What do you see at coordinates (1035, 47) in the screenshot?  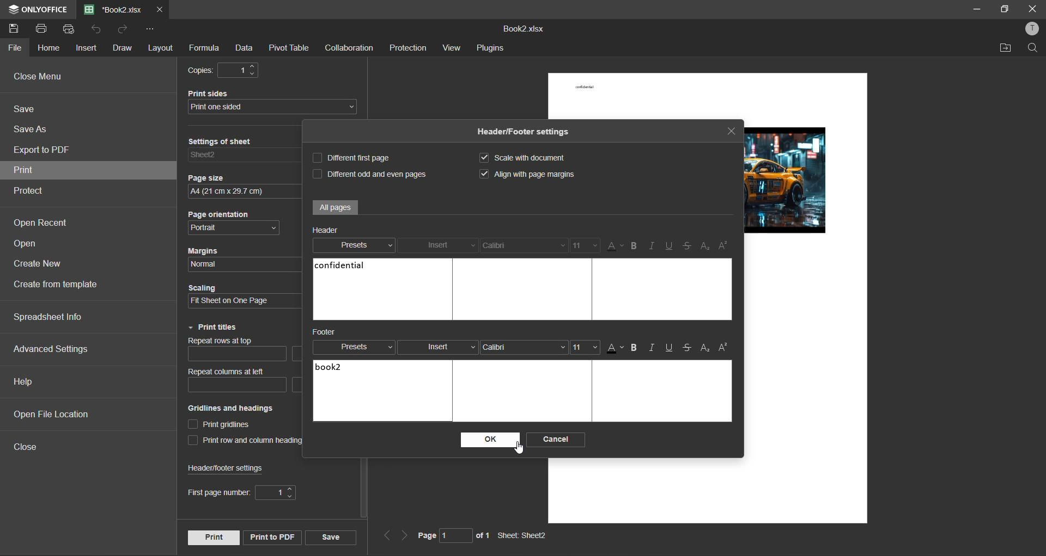 I see `find` at bounding box center [1035, 47].